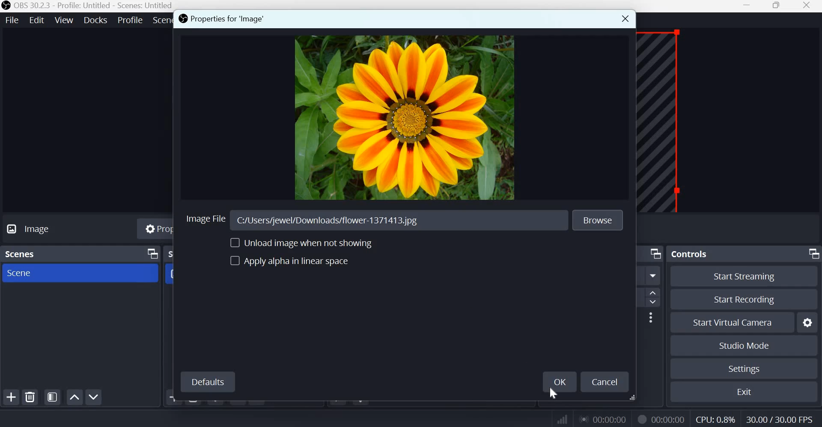  Describe the element at coordinates (296, 243) in the screenshot. I see `unload image when not showing` at that location.